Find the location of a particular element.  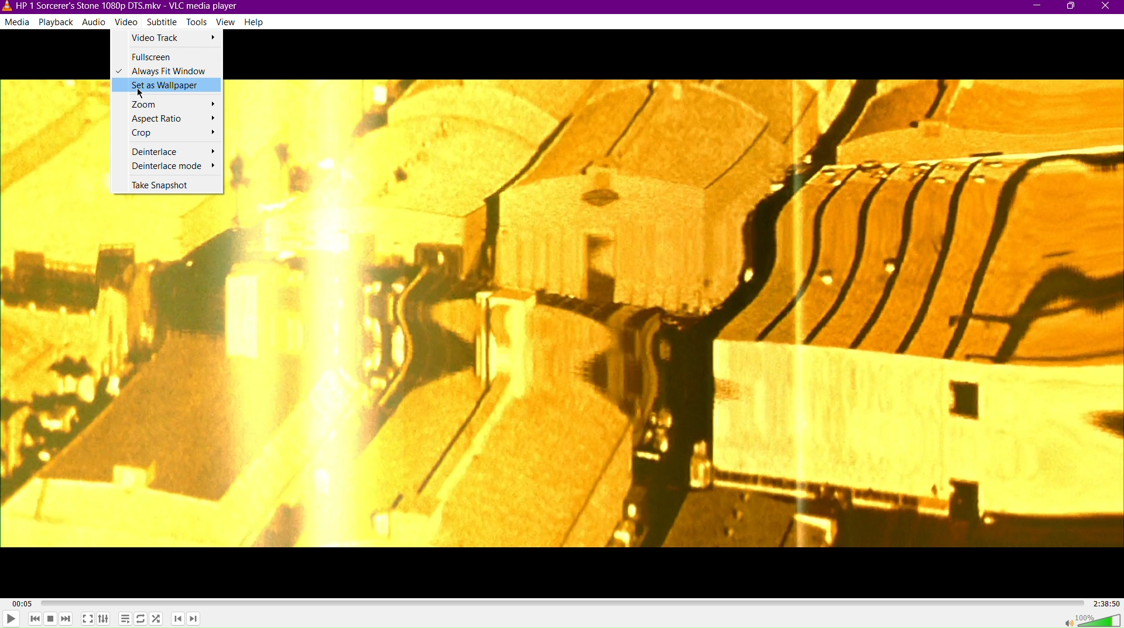

Help is located at coordinates (254, 21).